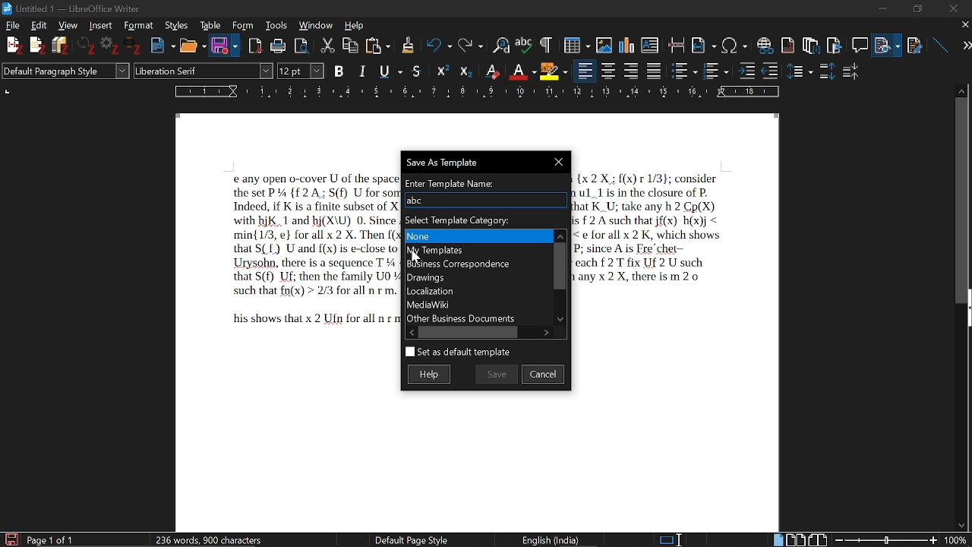 This screenshot has width=972, height=547. I want to click on Cut, so click(329, 44).